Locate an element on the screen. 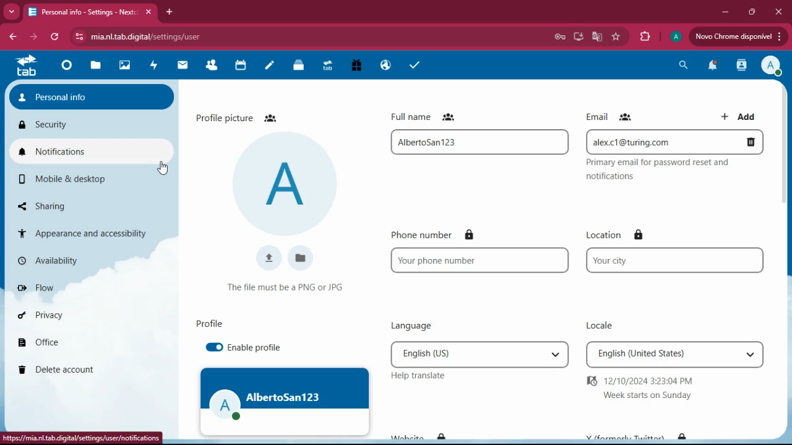  back is located at coordinates (11, 37).